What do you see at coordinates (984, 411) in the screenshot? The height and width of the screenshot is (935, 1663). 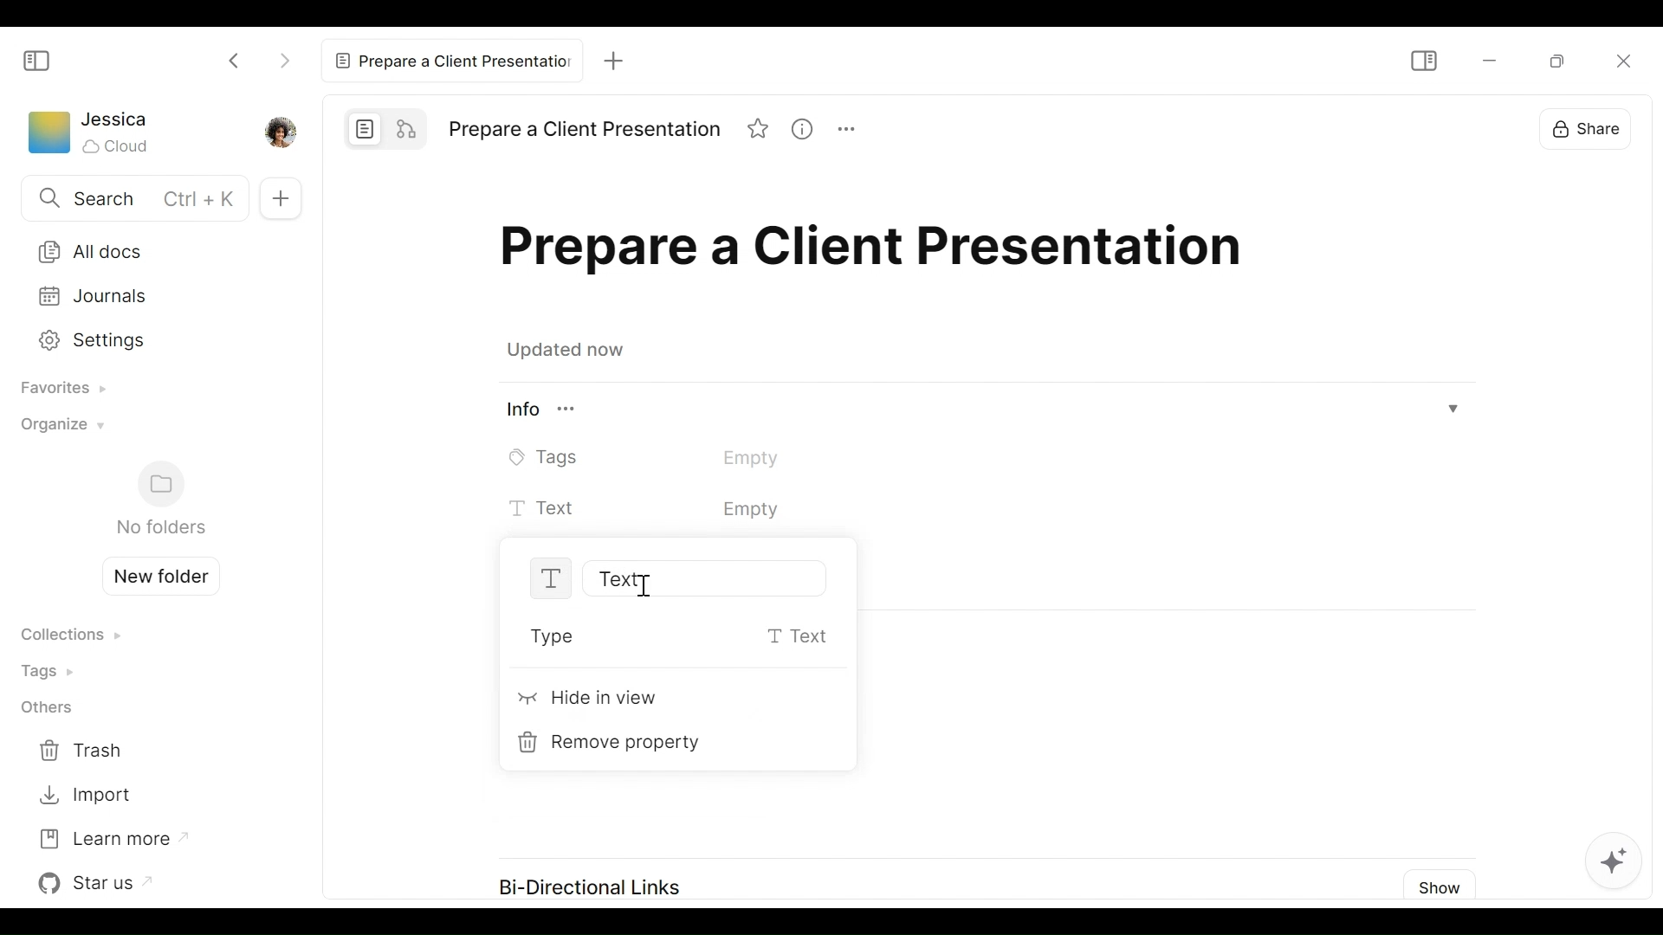 I see `View Information` at bounding box center [984, 411].